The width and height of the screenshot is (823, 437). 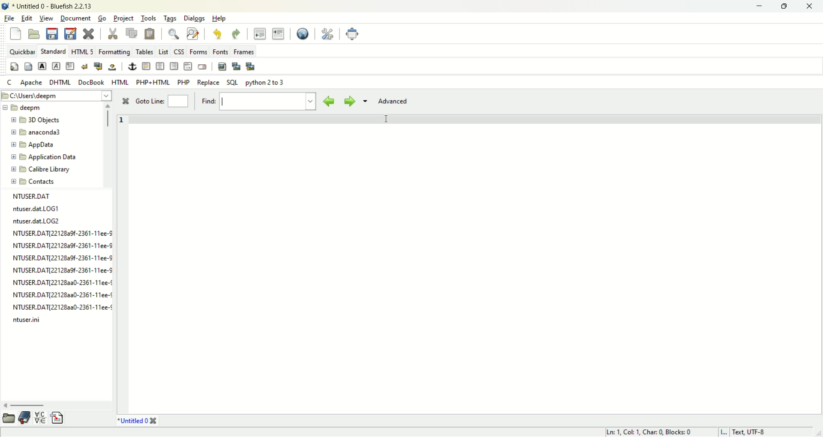 I want to click on forms, so click(x=200, y=52).